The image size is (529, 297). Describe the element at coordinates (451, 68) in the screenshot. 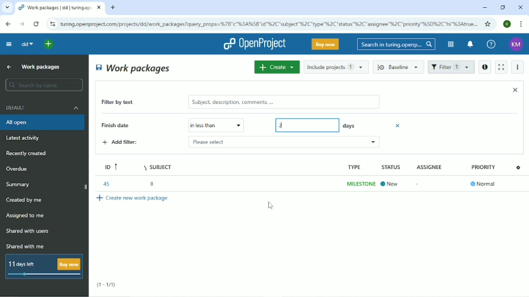

I see `Filter 1` at that location.